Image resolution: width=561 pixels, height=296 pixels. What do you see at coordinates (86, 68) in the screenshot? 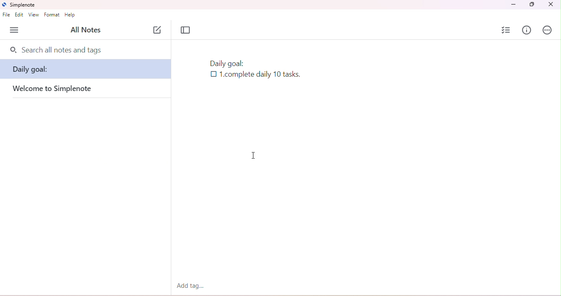
I see `note` at bounding box center [86, 68].